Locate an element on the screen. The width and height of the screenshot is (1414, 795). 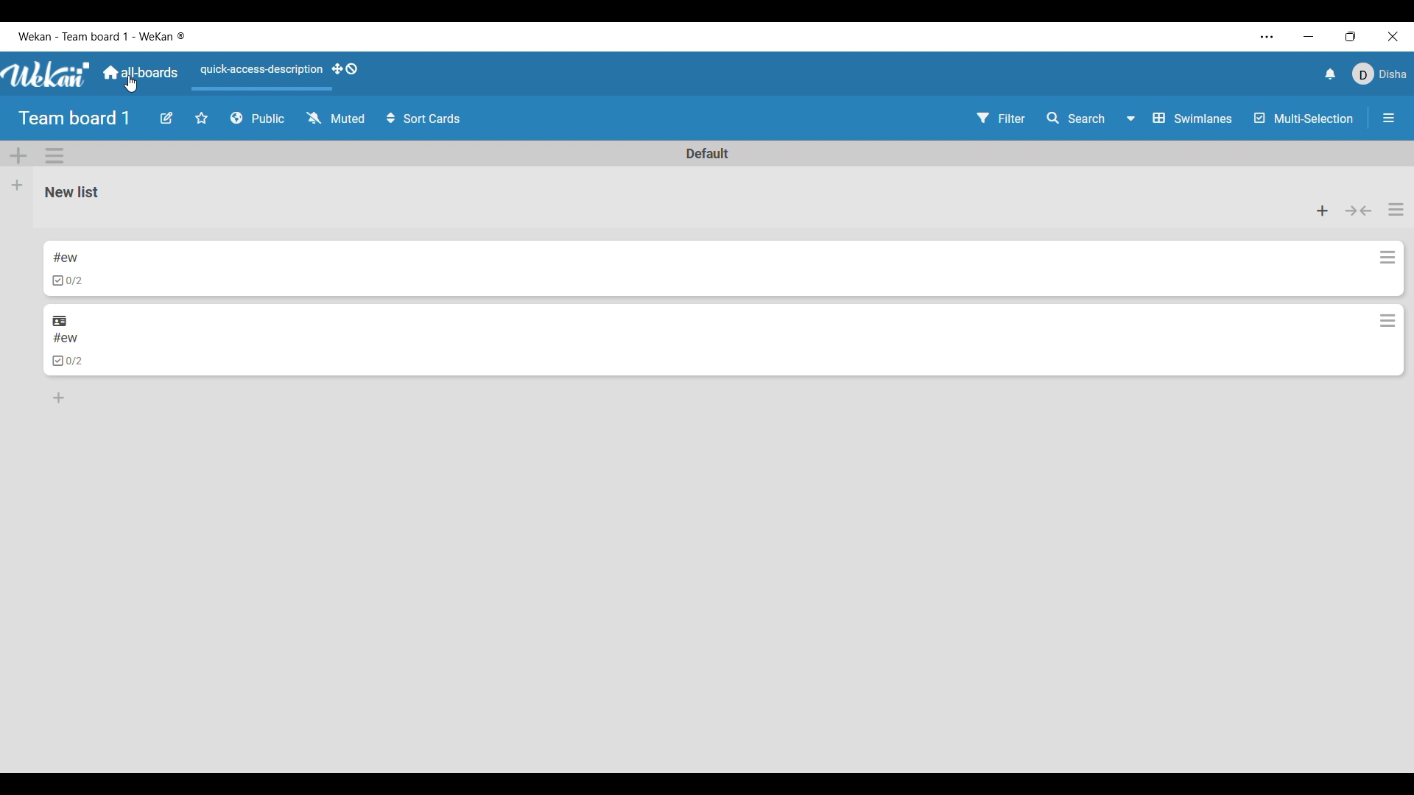
Current account  is located at coordinates (1379, 74).